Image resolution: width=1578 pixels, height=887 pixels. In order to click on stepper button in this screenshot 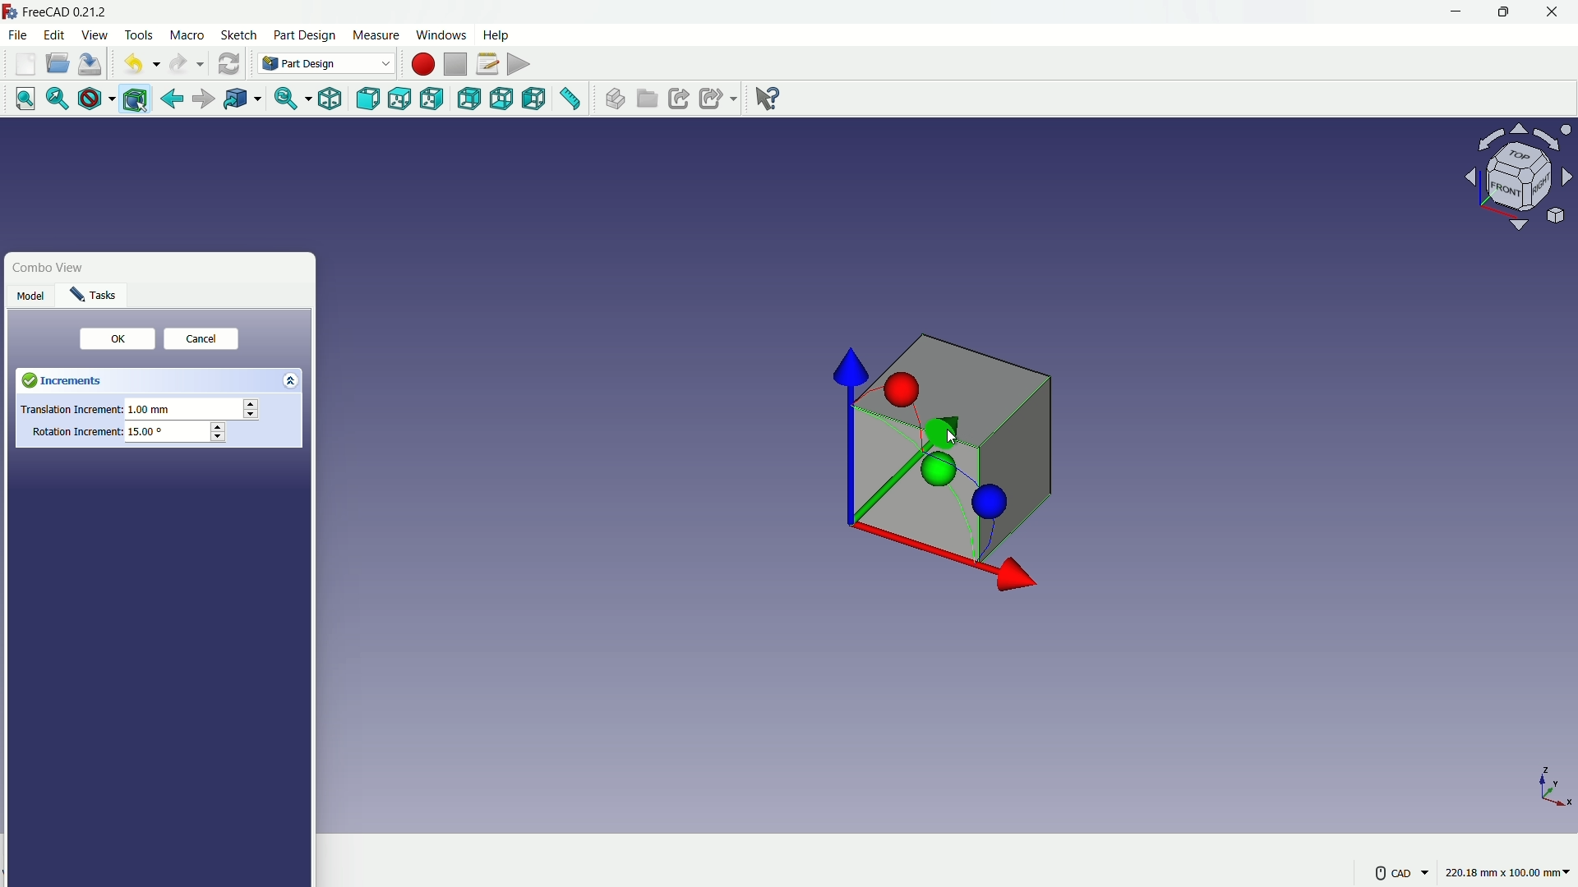, I will do `click(251, 410)`.